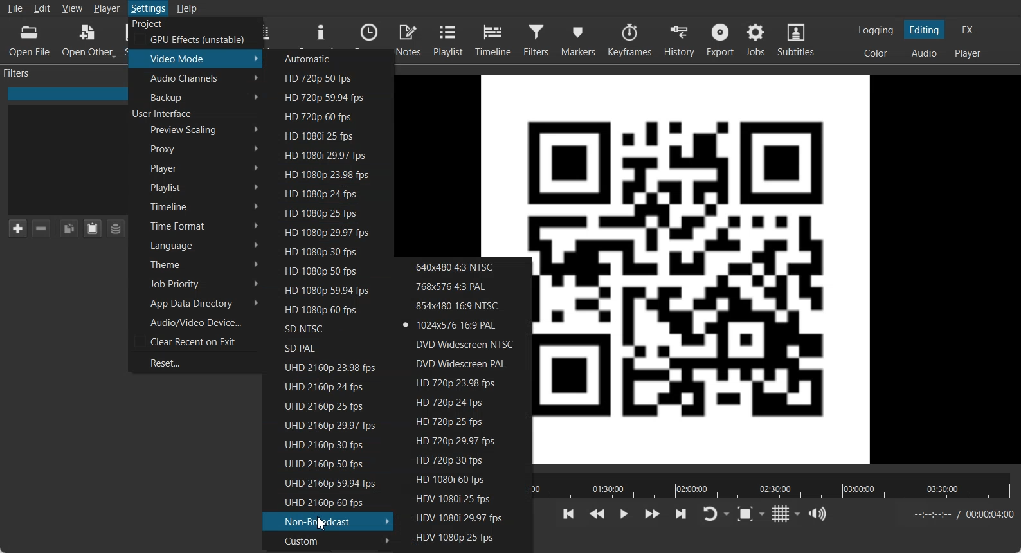 The width and height of the screenshot is (1021, 553). Describe the element at coordinates (597, 514) in the screenshot. I see `Play quickly backward` at that location.